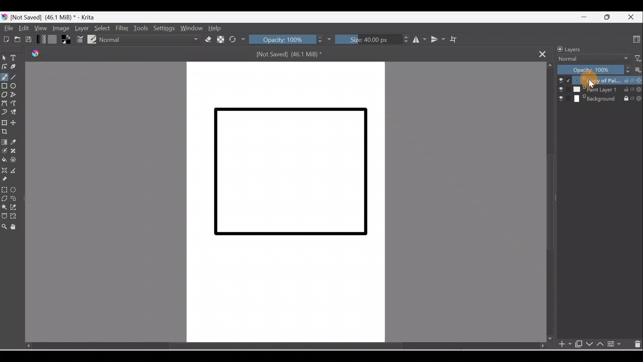  What do you see at coordinates (616, 344) in the screenshot?
I see `View/Change layer properties` at bounding box center [616, 344].